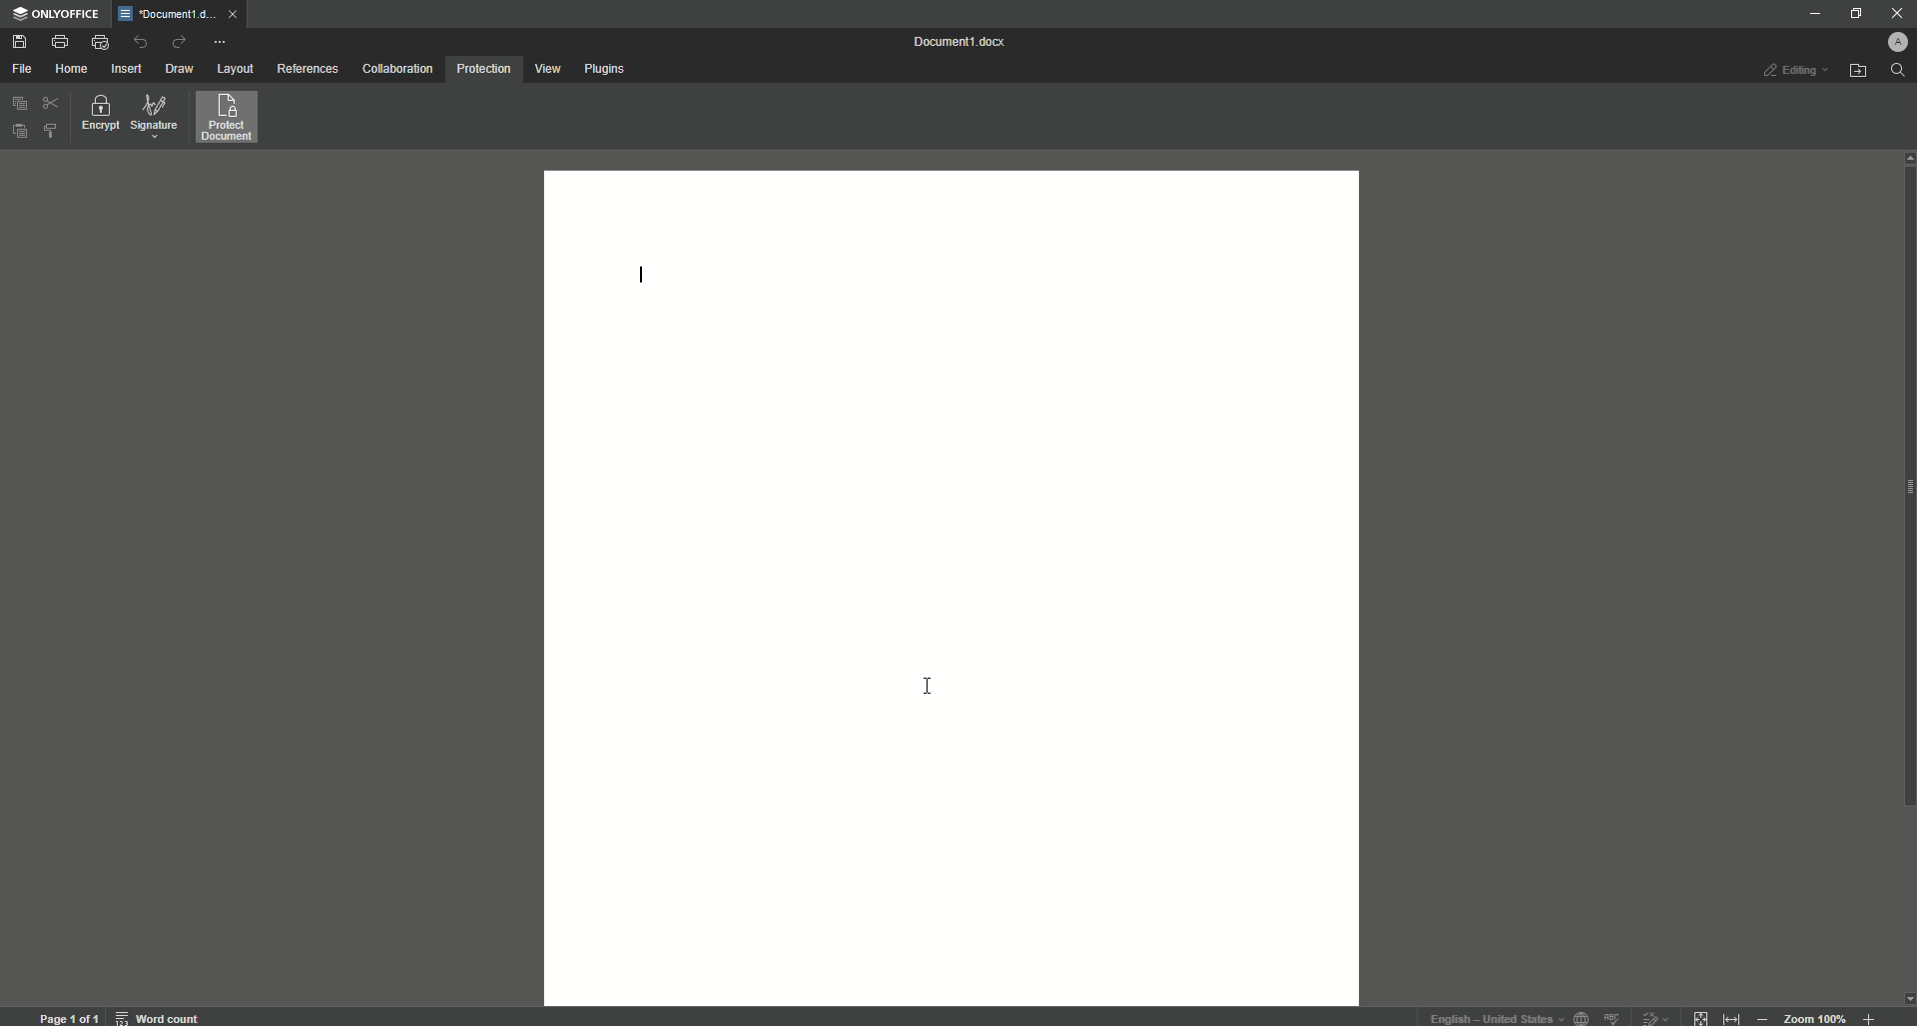 The width and height of the screenshot is (1917, 1026). Describe the element at coordinates (167, 15) in the screenshot. I see `Tab 1` at that location.